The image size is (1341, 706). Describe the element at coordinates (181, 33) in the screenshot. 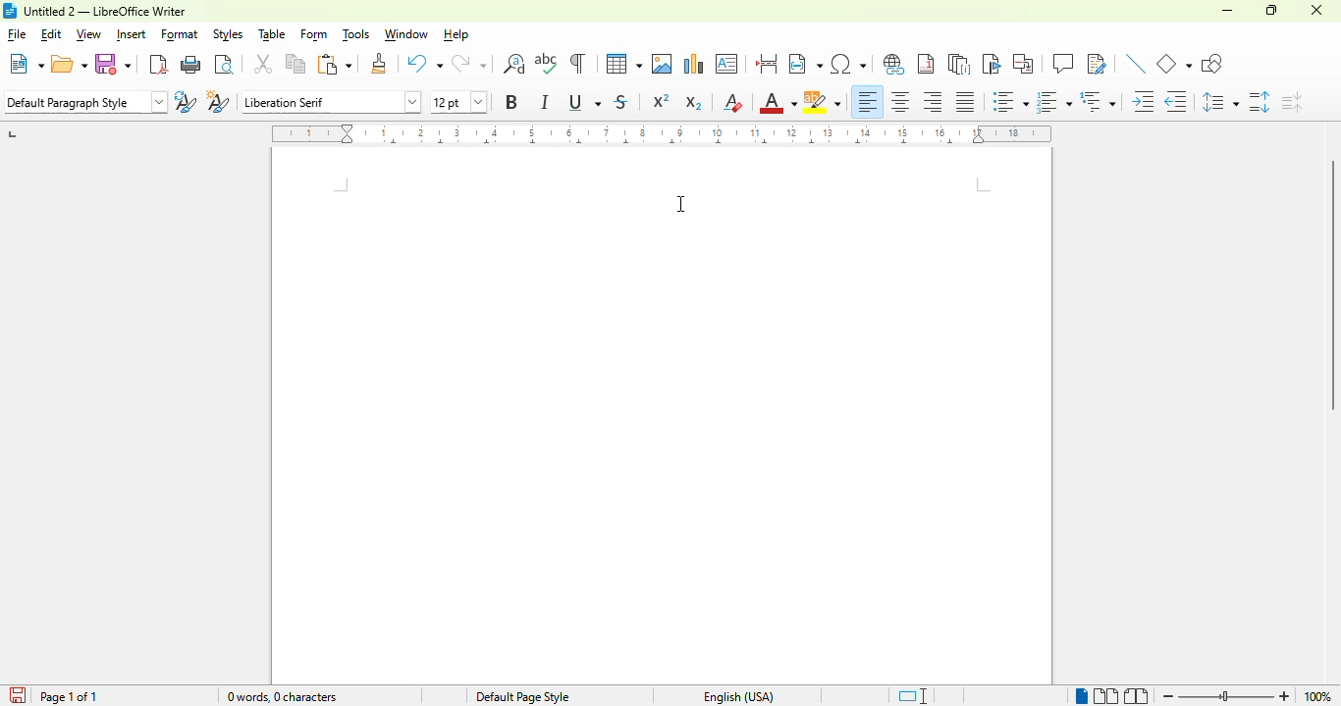

I see `format` at that location.